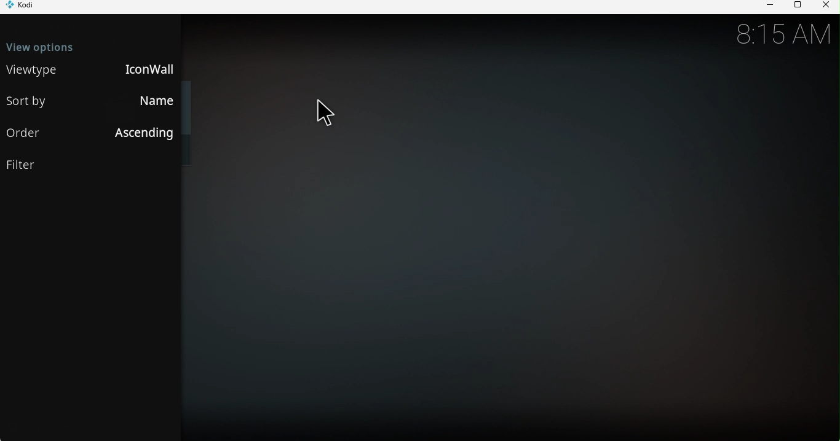 The image size is (840, 441). What do you see at coordinates (92, 45) in the screenshot?
I see `View options` at bounding box center [92, 45].